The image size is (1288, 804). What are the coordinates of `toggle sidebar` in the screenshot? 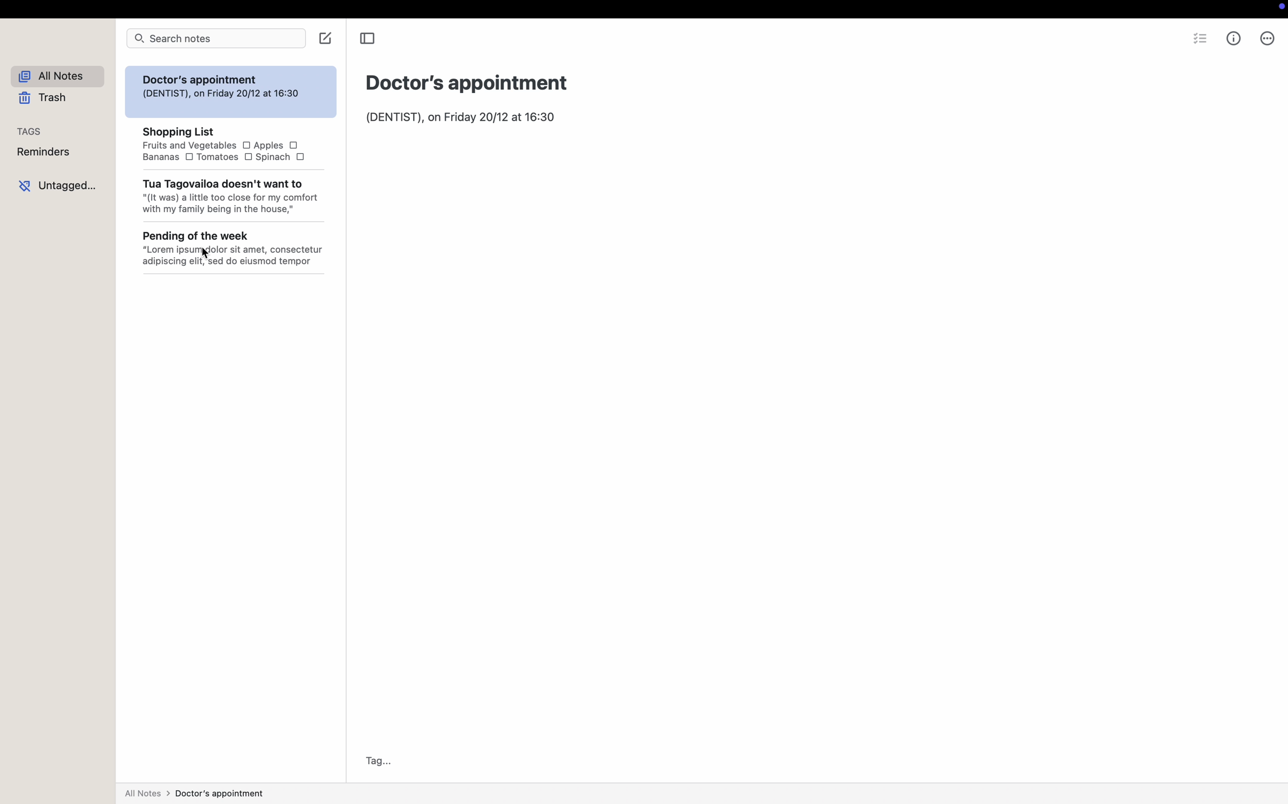 It's located at (367, 38).